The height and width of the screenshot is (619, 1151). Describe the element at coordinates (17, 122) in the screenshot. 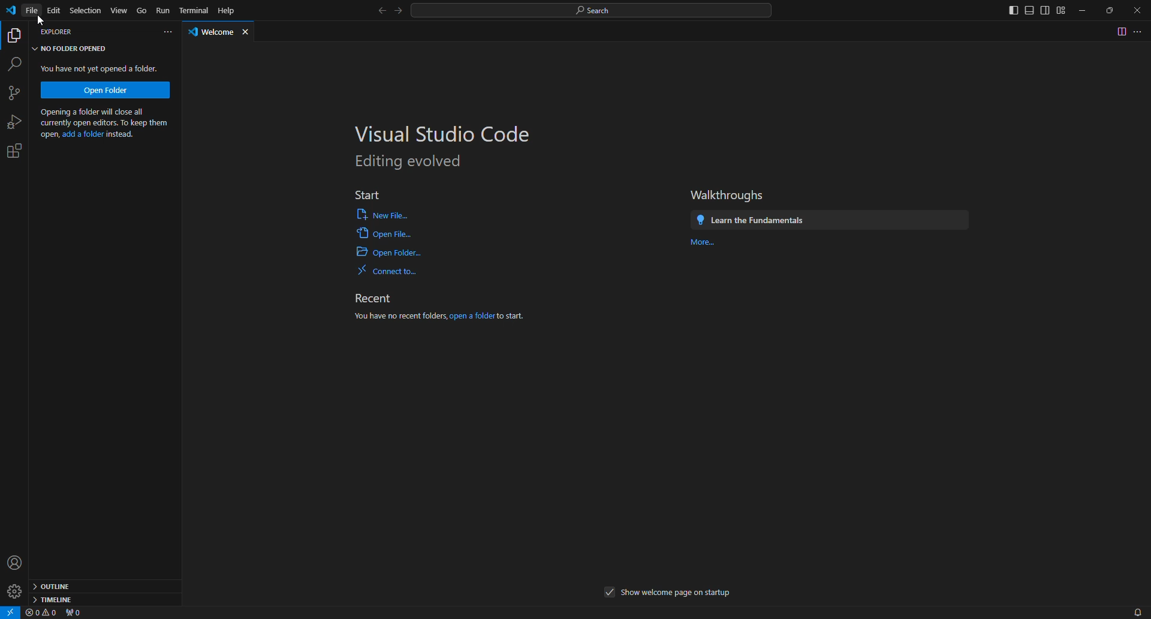

I see `run and debug` at that location.